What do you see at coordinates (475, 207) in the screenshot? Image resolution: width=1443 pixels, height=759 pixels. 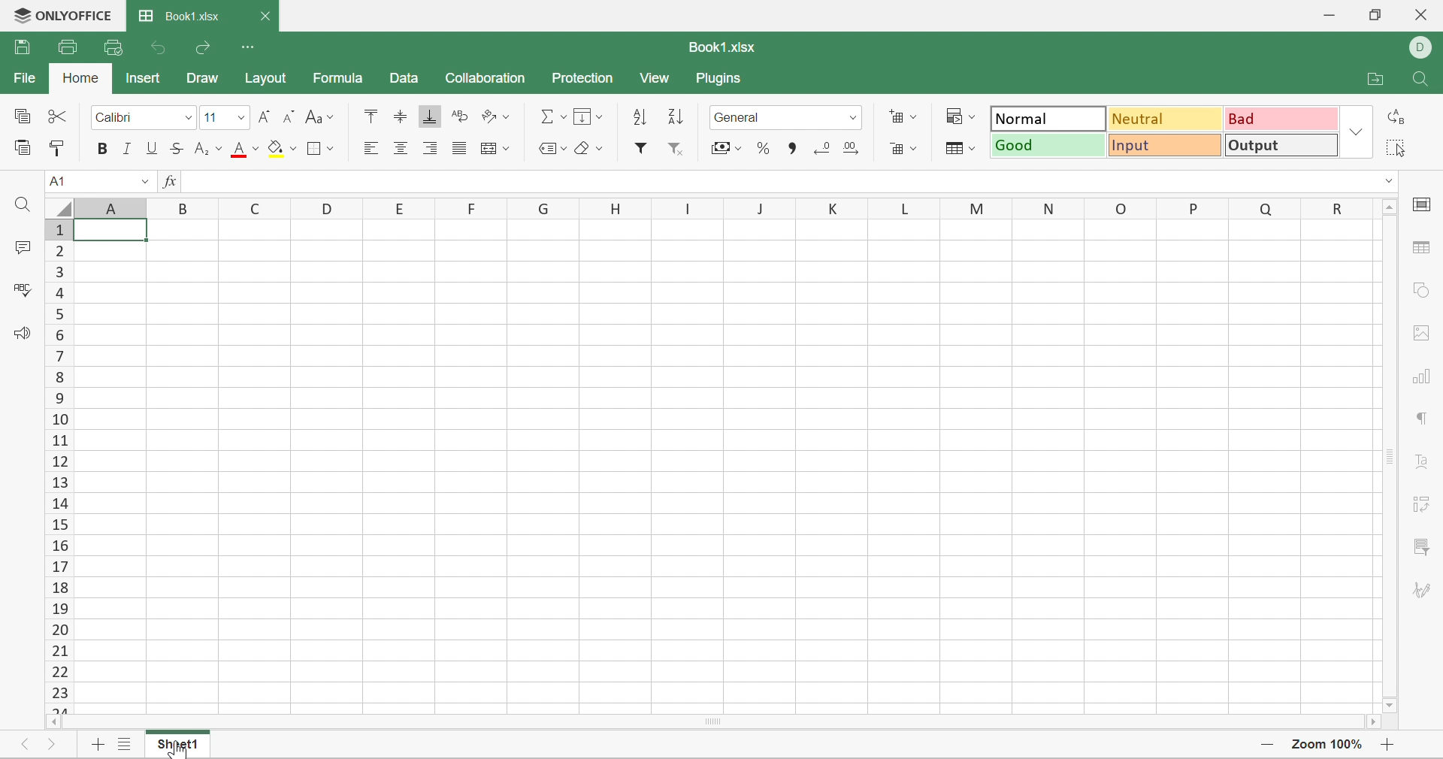 I see `F` at bounding box center [475, 207].